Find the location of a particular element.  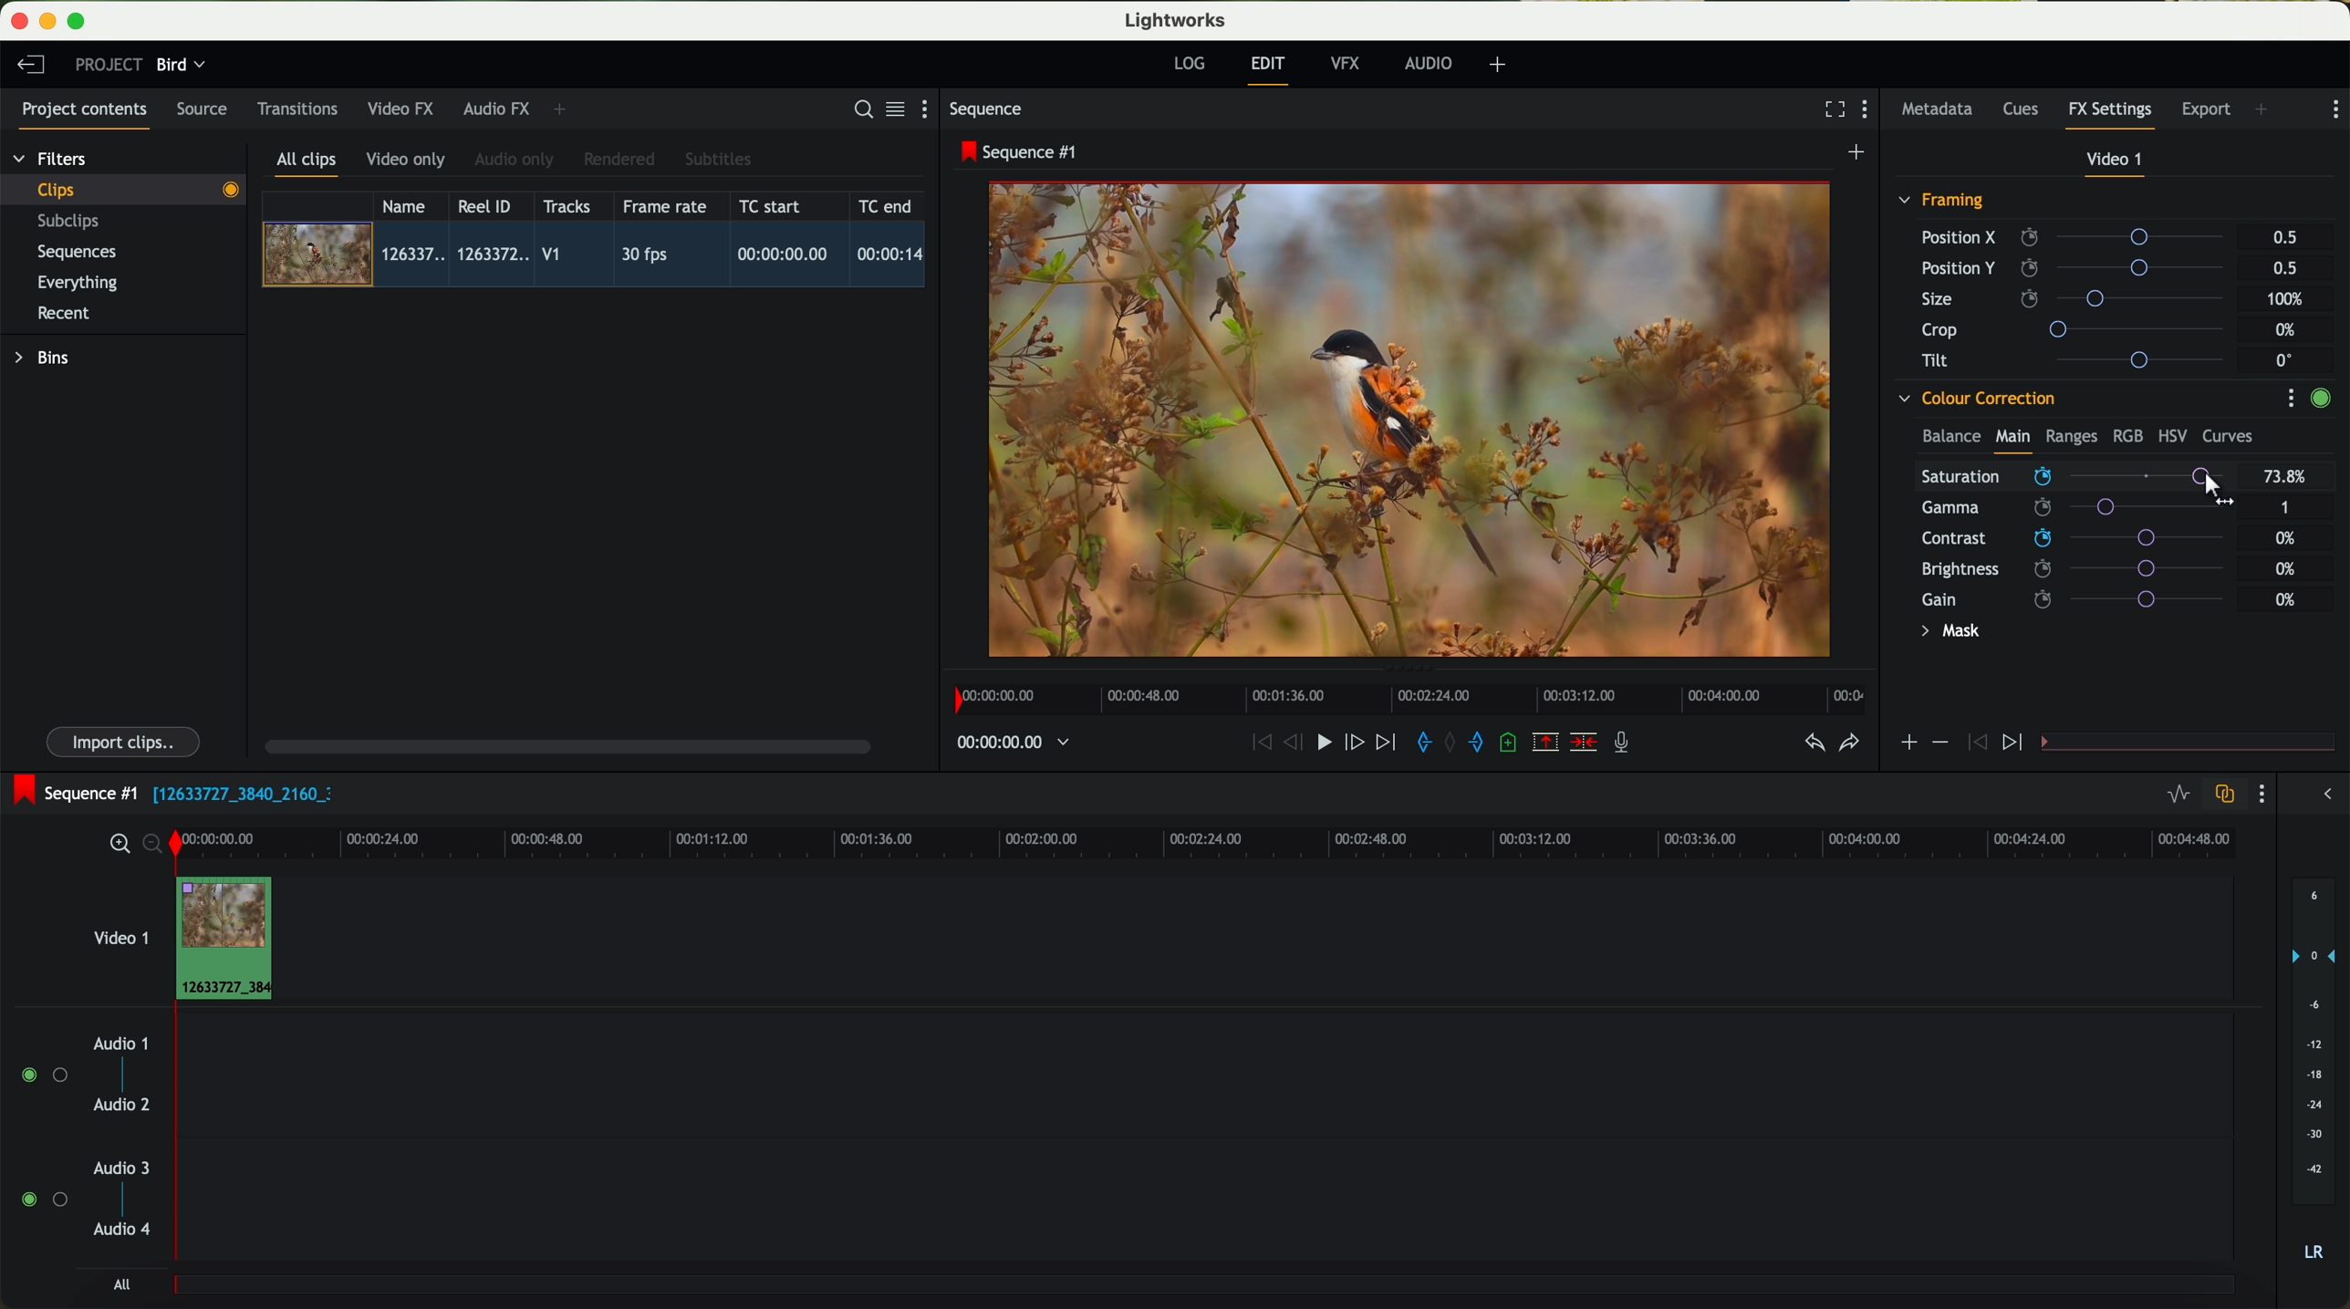

show settings menu is located at coordinates (1869, 111).